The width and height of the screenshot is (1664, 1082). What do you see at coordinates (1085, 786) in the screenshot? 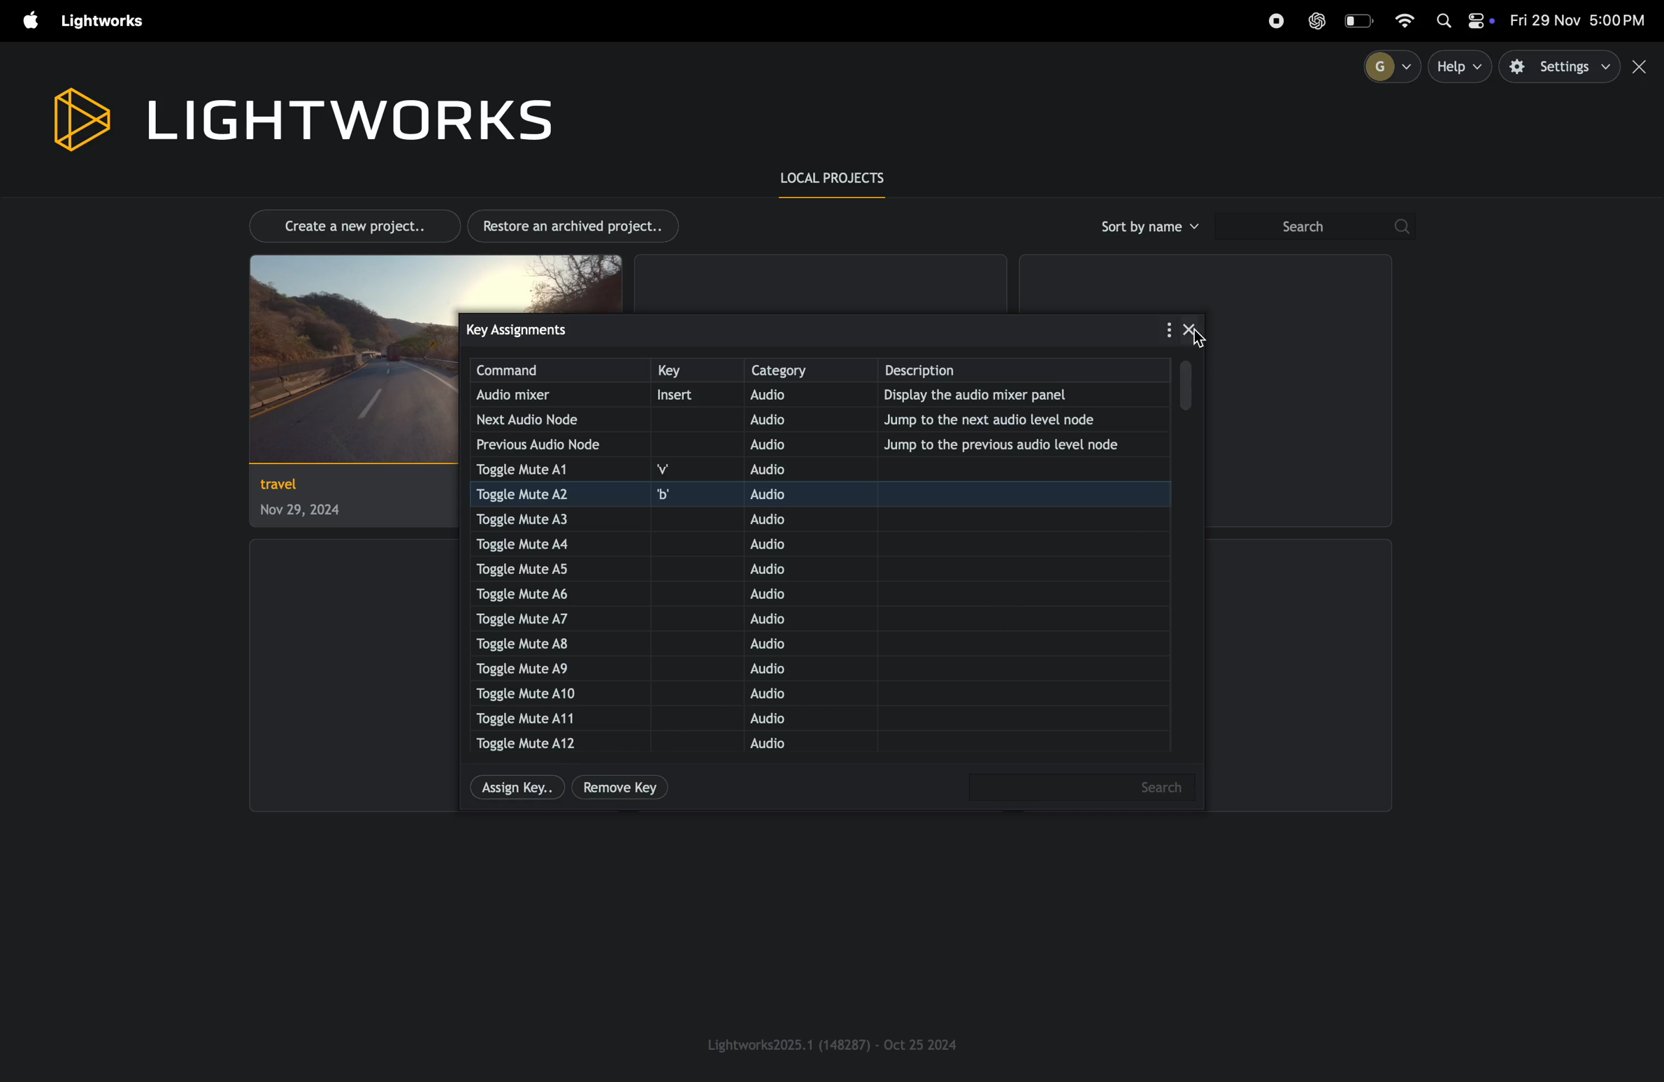
I see `search` at bounding box center [1085, 786].